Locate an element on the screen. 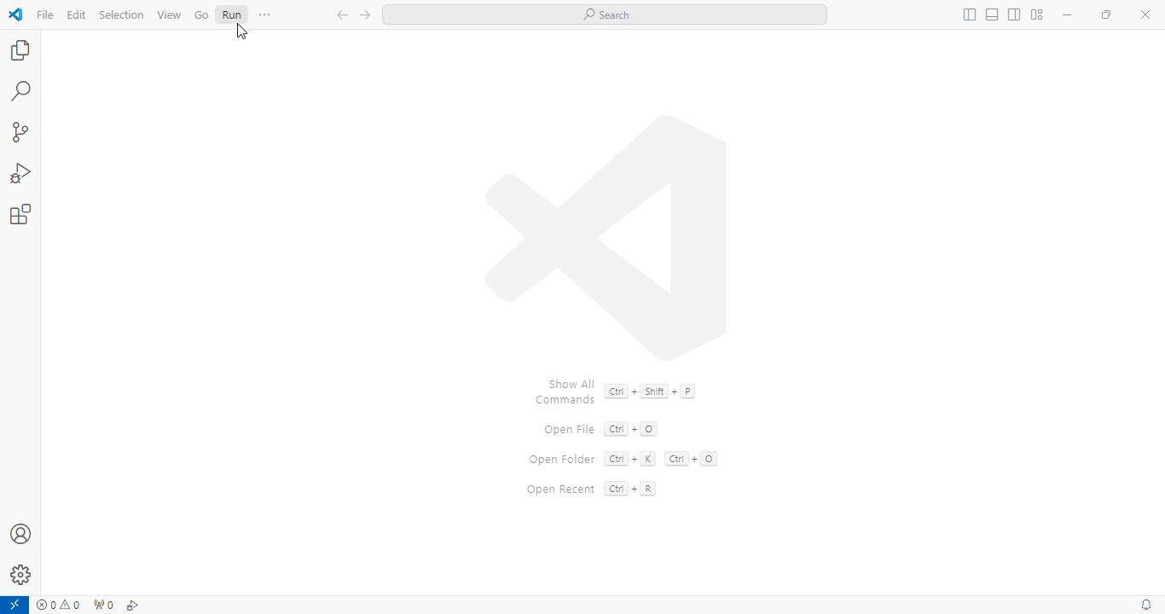 This screenshot has width=1165, height=614. view is located at coordinates (170, 15).